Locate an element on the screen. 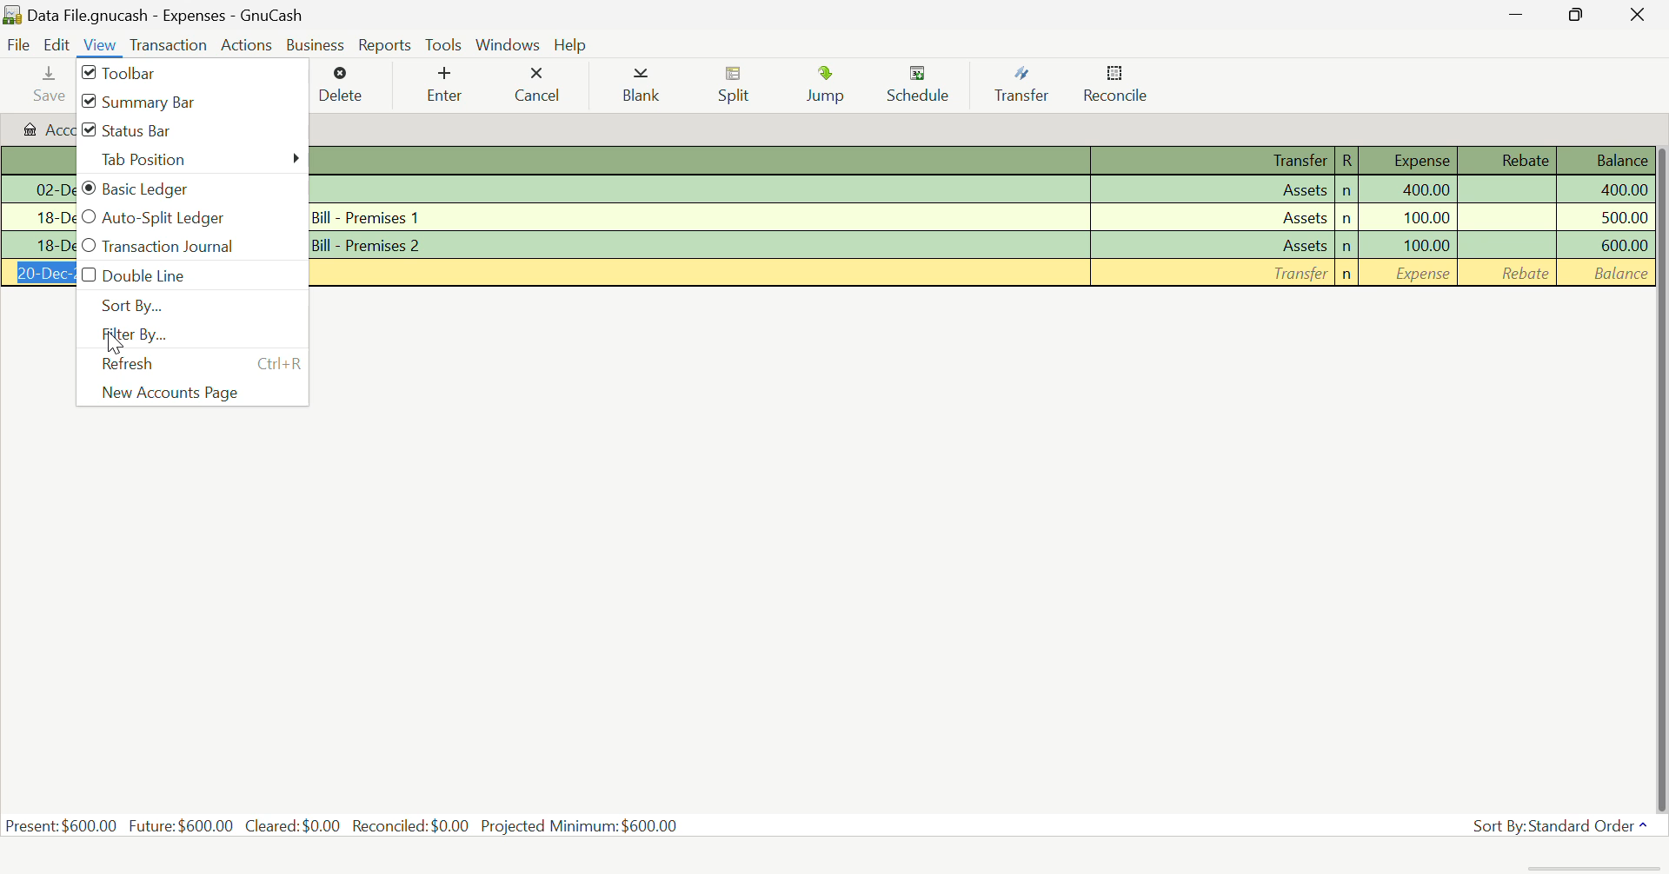 The width and height of the screenshot is (1669, 874). Rebate is located at coordinates (1508, 161).